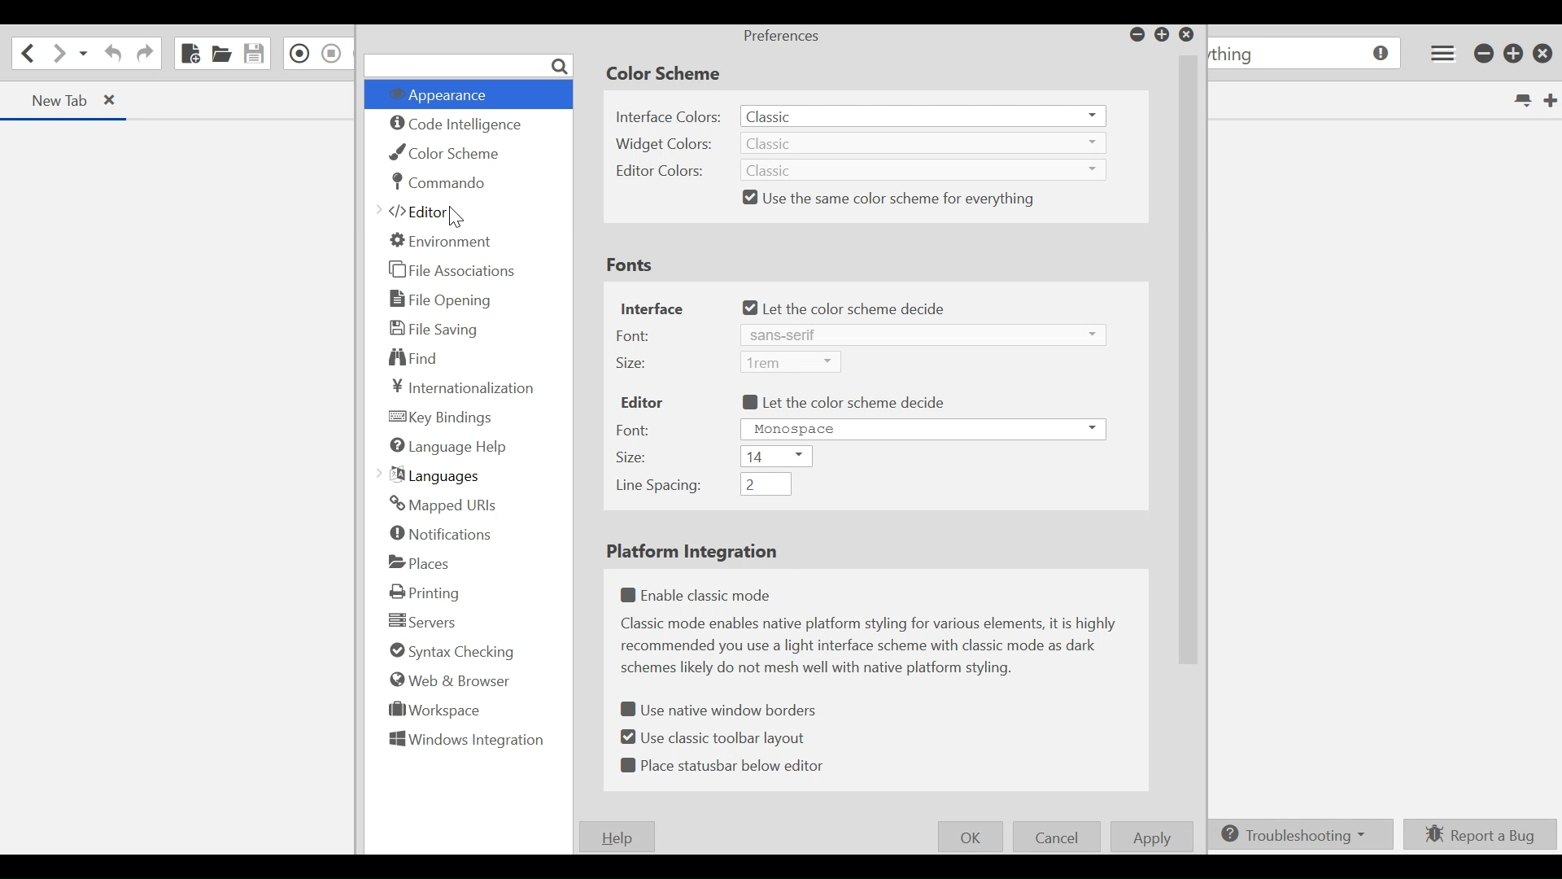 The height and width of the screenshot is (879, 1562). I want to click on go to anything, so click(1307, 54).